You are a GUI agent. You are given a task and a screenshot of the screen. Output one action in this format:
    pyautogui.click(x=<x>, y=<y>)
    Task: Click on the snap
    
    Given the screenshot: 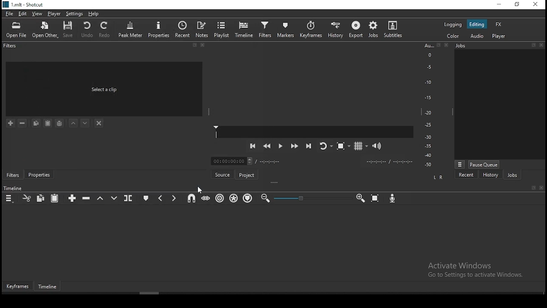 What is the action you would take?
    pyautogui.click(x=192, y=198)
    